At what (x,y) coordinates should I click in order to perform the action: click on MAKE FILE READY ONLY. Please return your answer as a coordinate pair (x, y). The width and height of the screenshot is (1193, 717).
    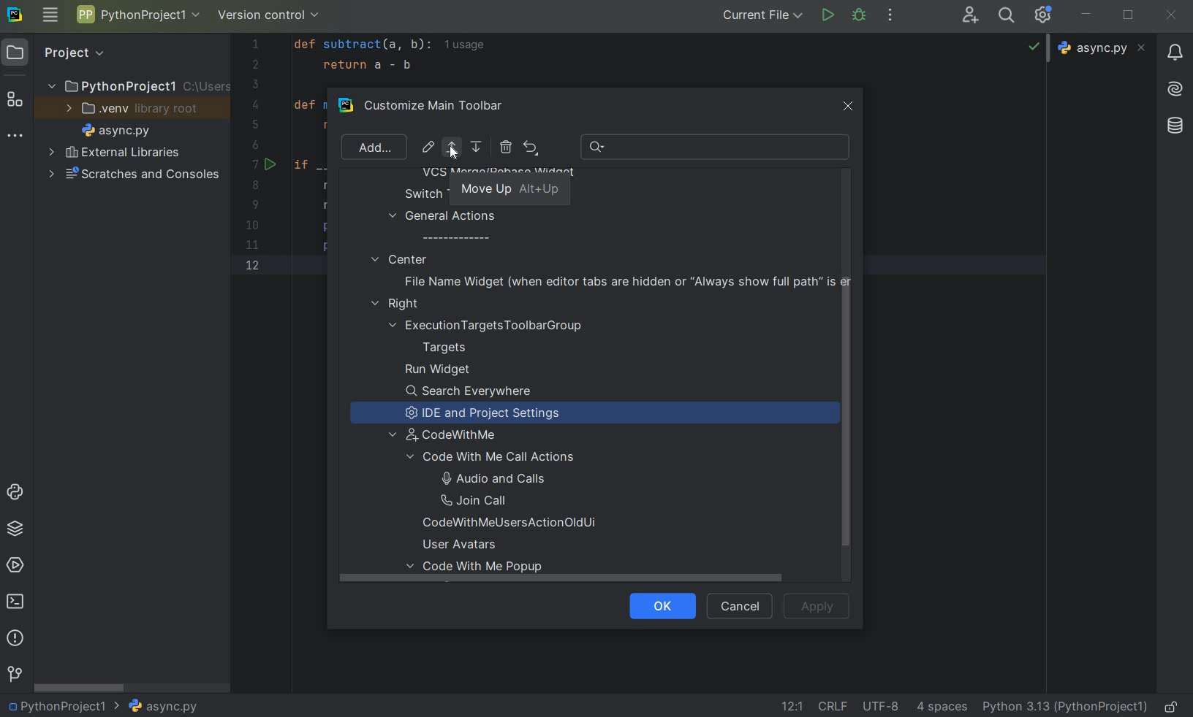
    Looking at the image, I should click on (1174, 705).